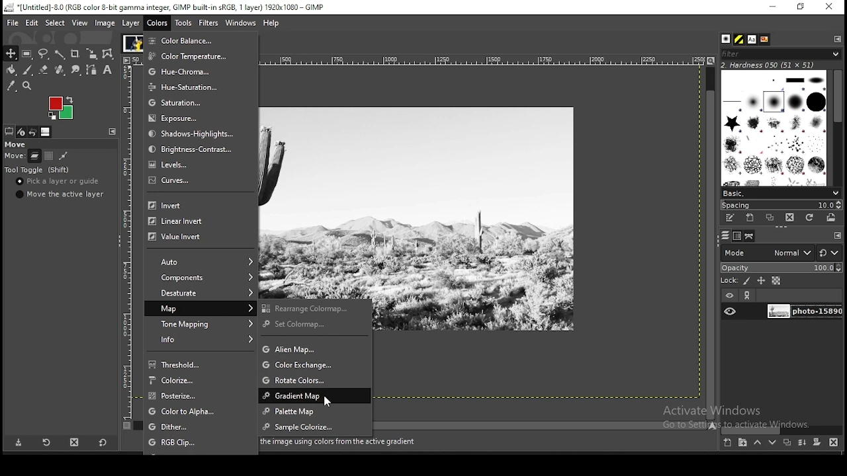  I want to click on hue saturation, so click(189, 87).